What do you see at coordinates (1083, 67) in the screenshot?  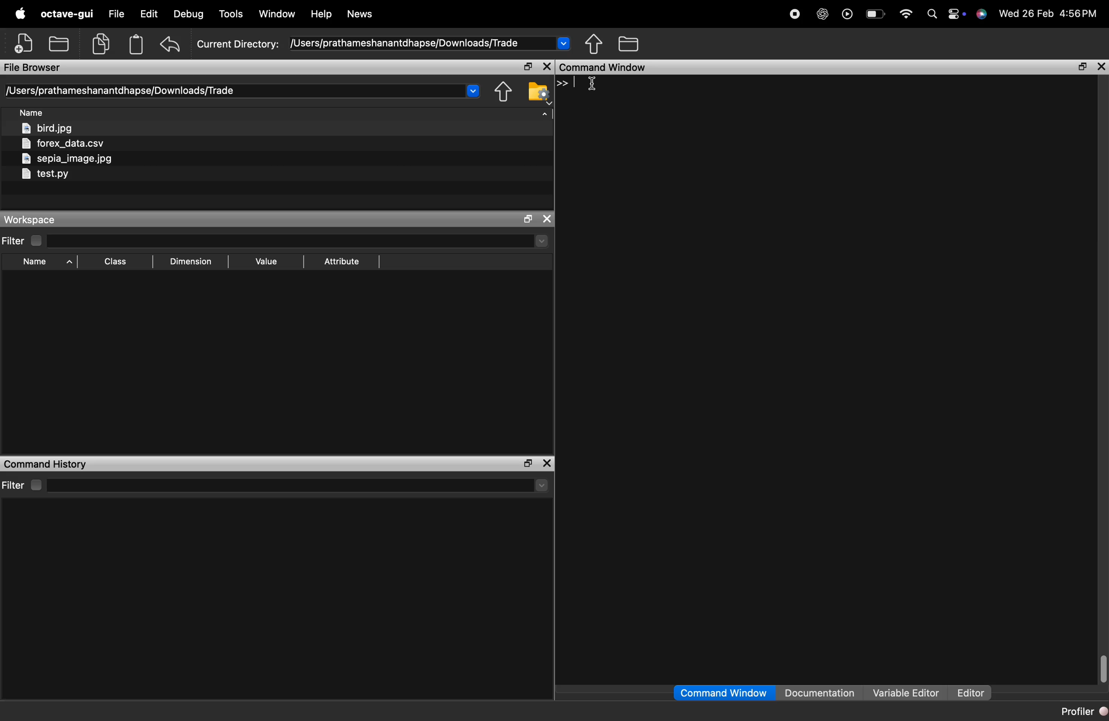 I see `separate the window` at bounding box center [1083, 67].